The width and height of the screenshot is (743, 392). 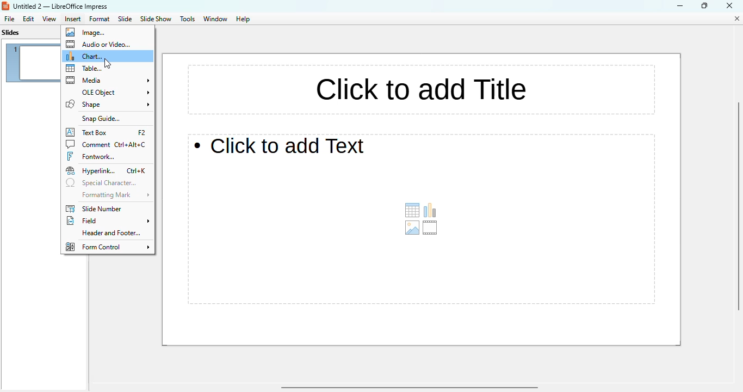 What do you see at coordinates (215, 19) in the screenshot?
I see `window` at bounding box center [215, 19].